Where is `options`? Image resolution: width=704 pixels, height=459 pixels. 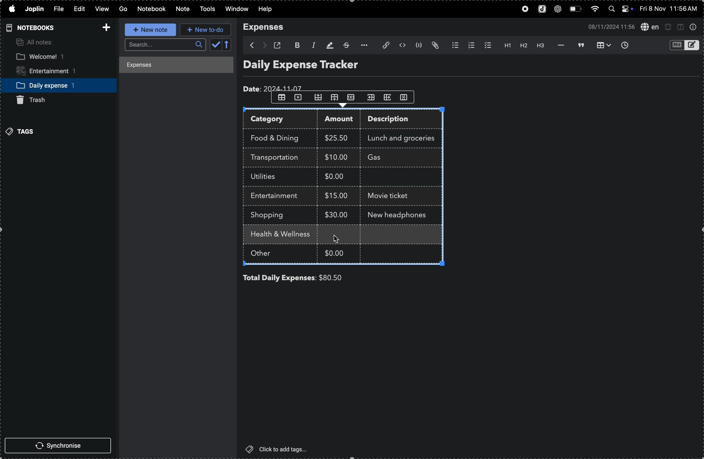
options is located at coordinates (362, 45).